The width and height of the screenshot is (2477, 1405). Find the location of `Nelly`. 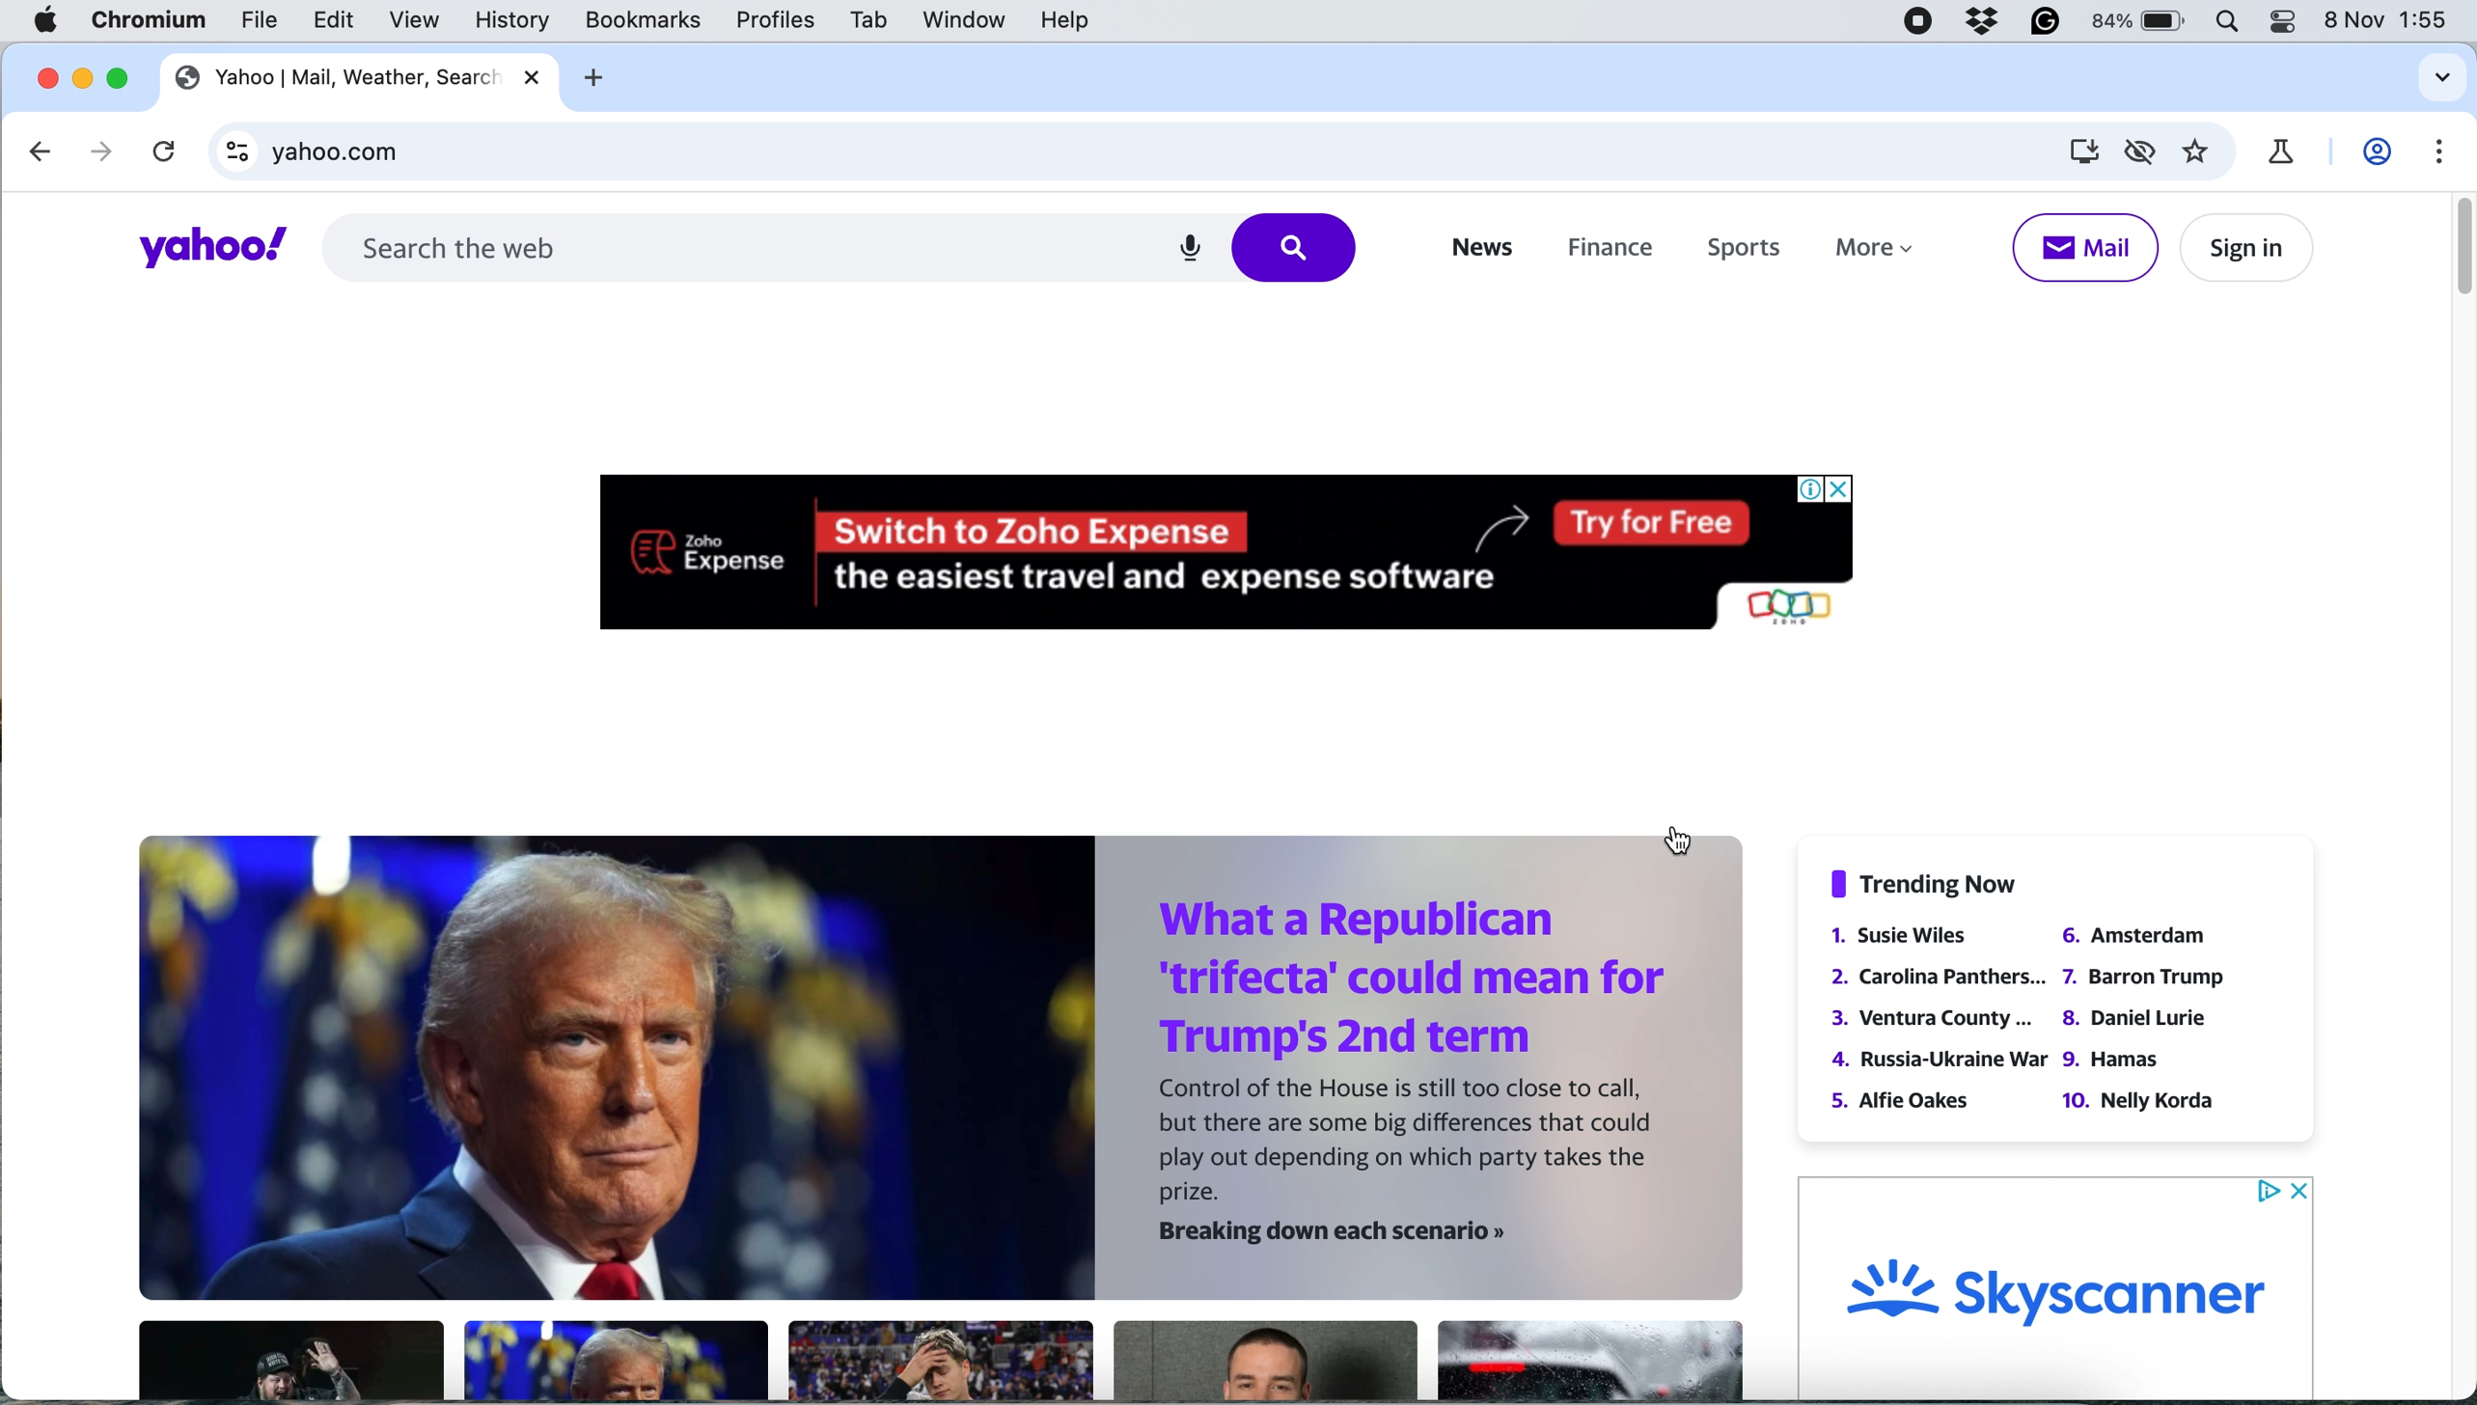

Nelly is located at coordinates (2140, 1099).